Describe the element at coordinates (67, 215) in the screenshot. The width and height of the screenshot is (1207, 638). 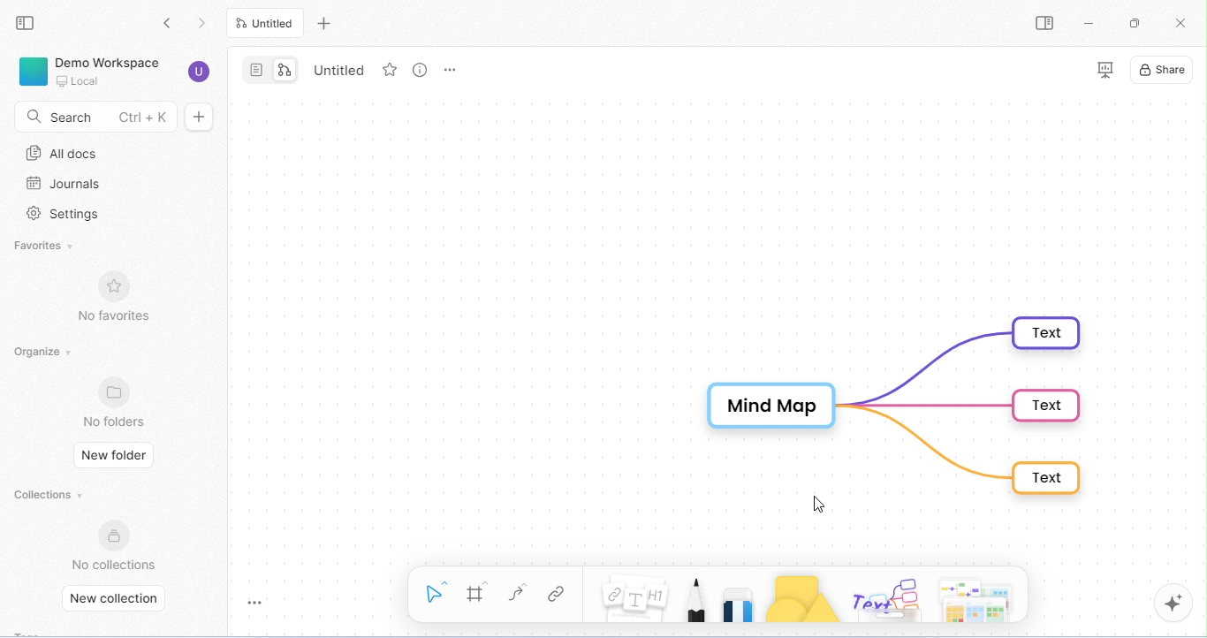
I see `settings` at that location.